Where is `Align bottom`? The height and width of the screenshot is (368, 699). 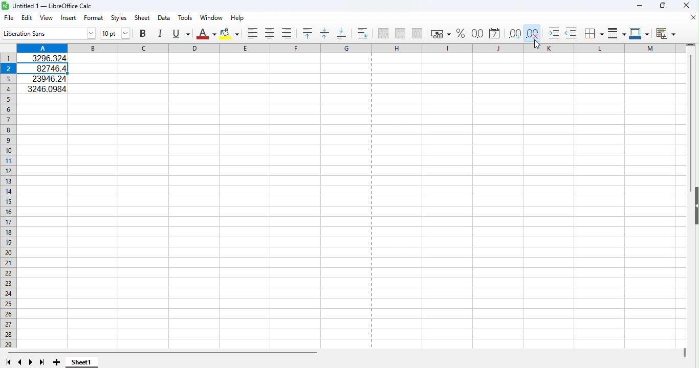
Align bottom is located at coordinates (340, 32).